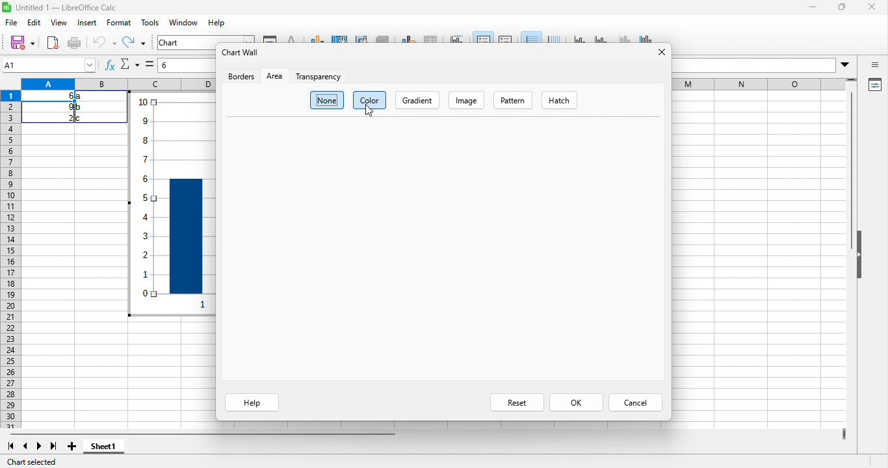  Describe the element at coordinates (55, 447) in the screenshot. I see `last` at that location.